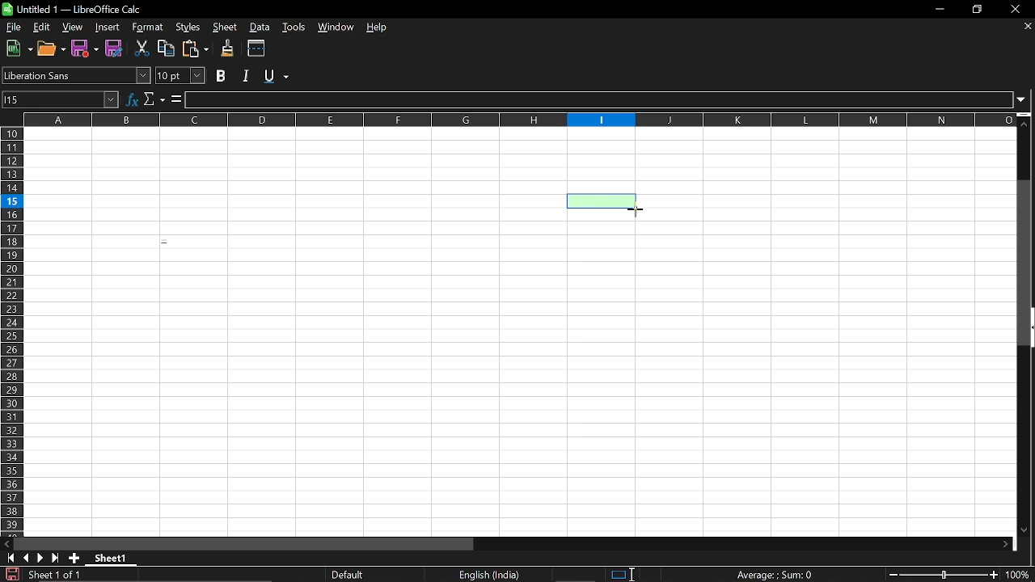 The width and height of the screenshot is (1035, 582). I want to click on Current sheet, so click(54, 576).